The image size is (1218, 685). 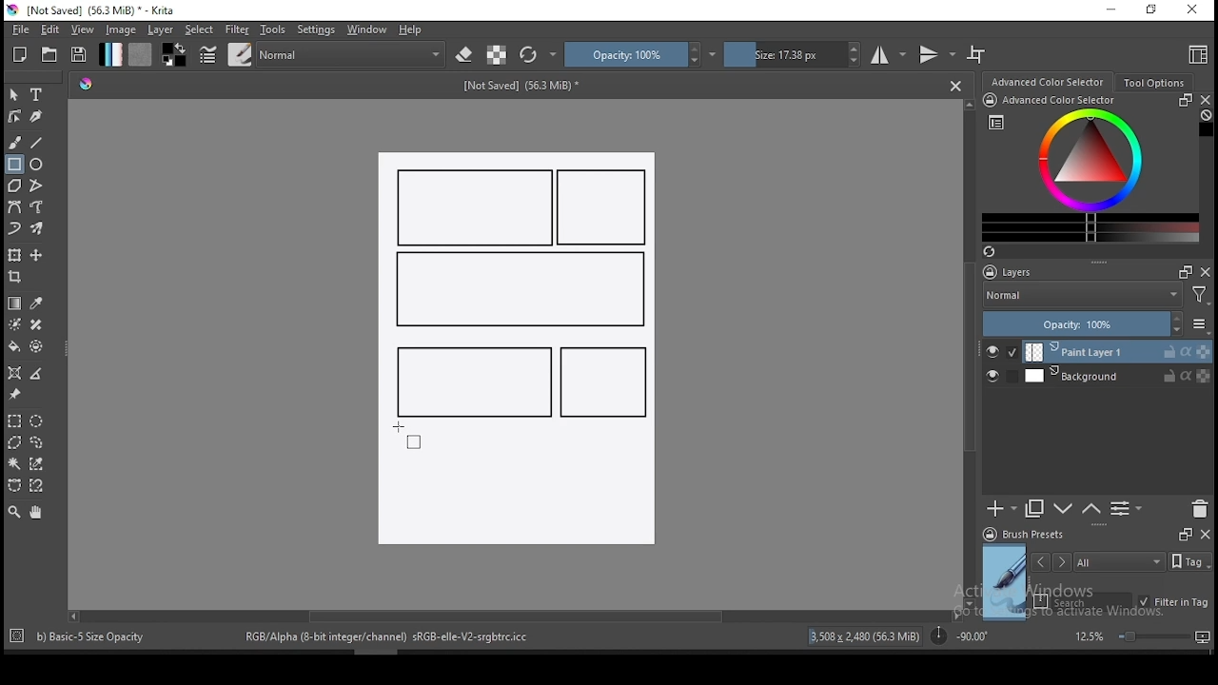 I want to click on duplicate layer, so click(x=1035, y=508).